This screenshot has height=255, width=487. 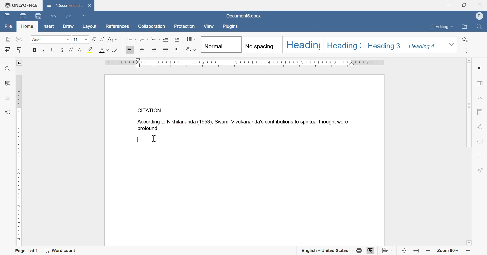 What do you see at coordinates (19, 63) in the screenshot?
I see `L` at bounding box center [19, 63].